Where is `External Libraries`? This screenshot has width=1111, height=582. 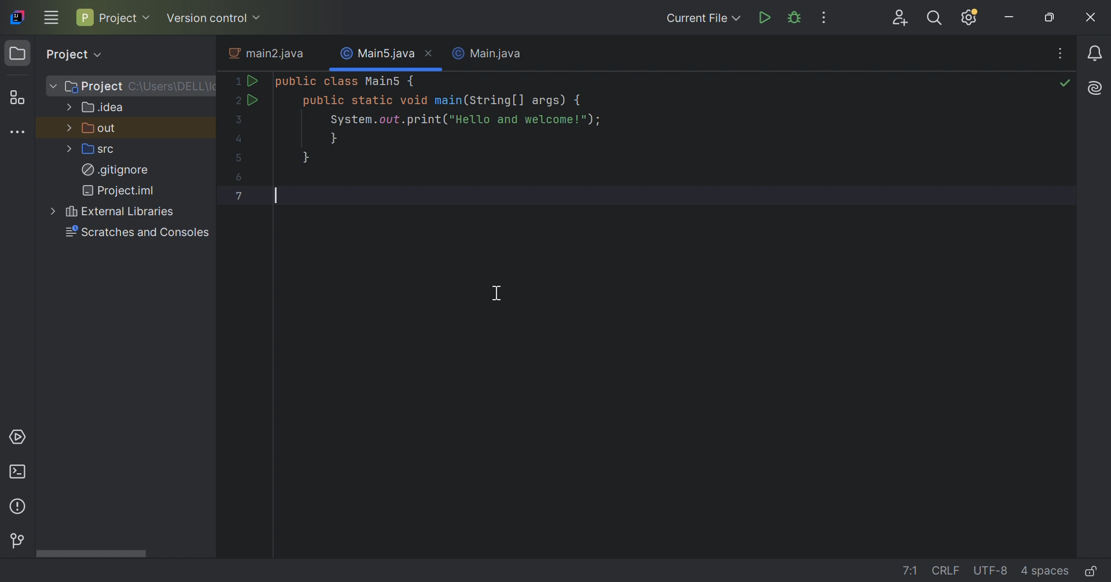 External Libraries is located at coordinates (120, 211).